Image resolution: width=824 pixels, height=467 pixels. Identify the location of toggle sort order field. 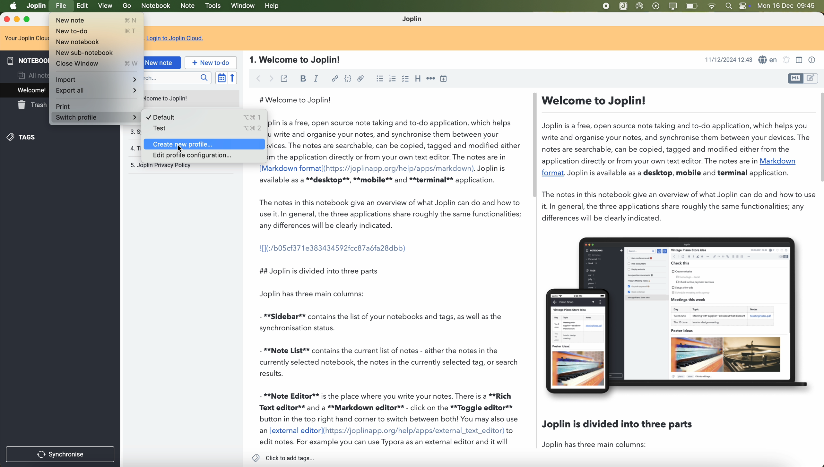
(220, 78).